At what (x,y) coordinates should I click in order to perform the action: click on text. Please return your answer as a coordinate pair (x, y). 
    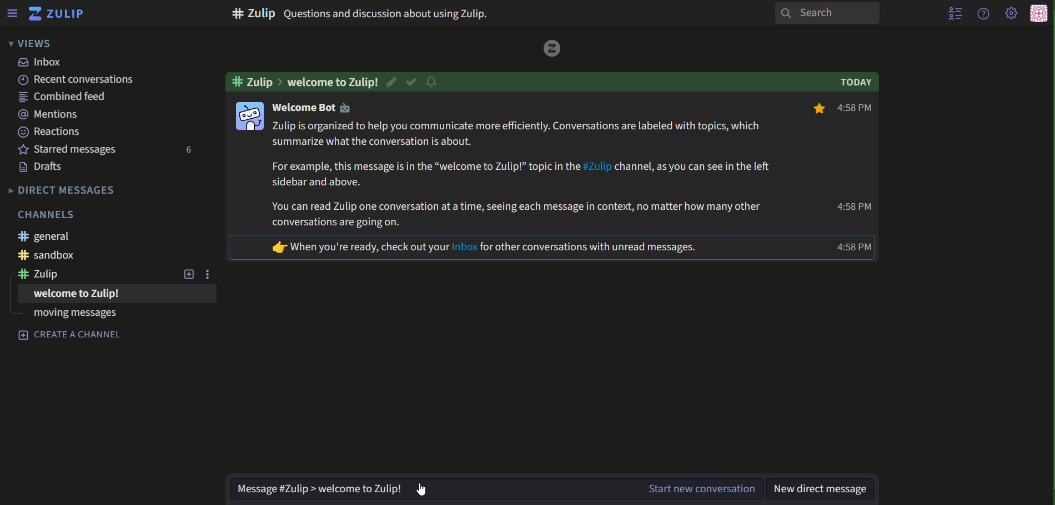
    Looking at the image, I should click on (115, 80).